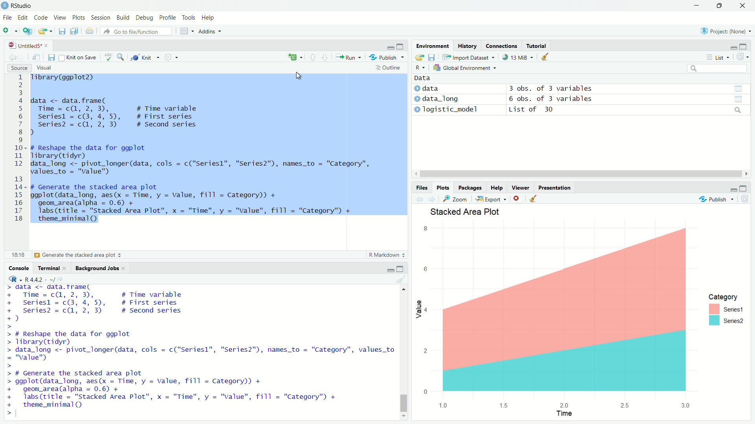 The width and height of the screenshot is (755, 424). Describe the element at coordinates (142, 16) in the screenshot. I see `Debug` at that location.